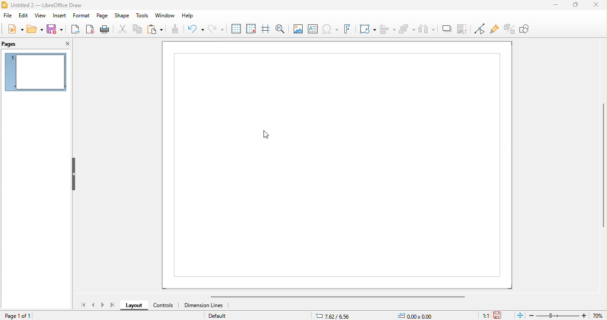 Image resolution: width=607 pixels, height=320 pixels. I want to click on open, so click(35, 29).